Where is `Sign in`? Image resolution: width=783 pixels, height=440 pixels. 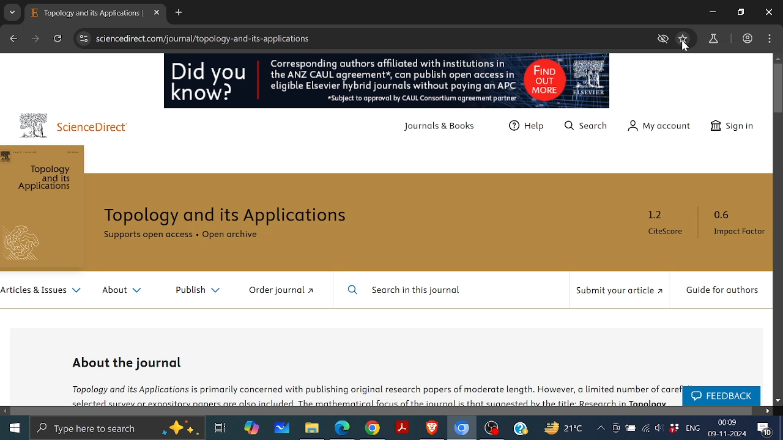 Sign in is located at coordinates (737, 126).